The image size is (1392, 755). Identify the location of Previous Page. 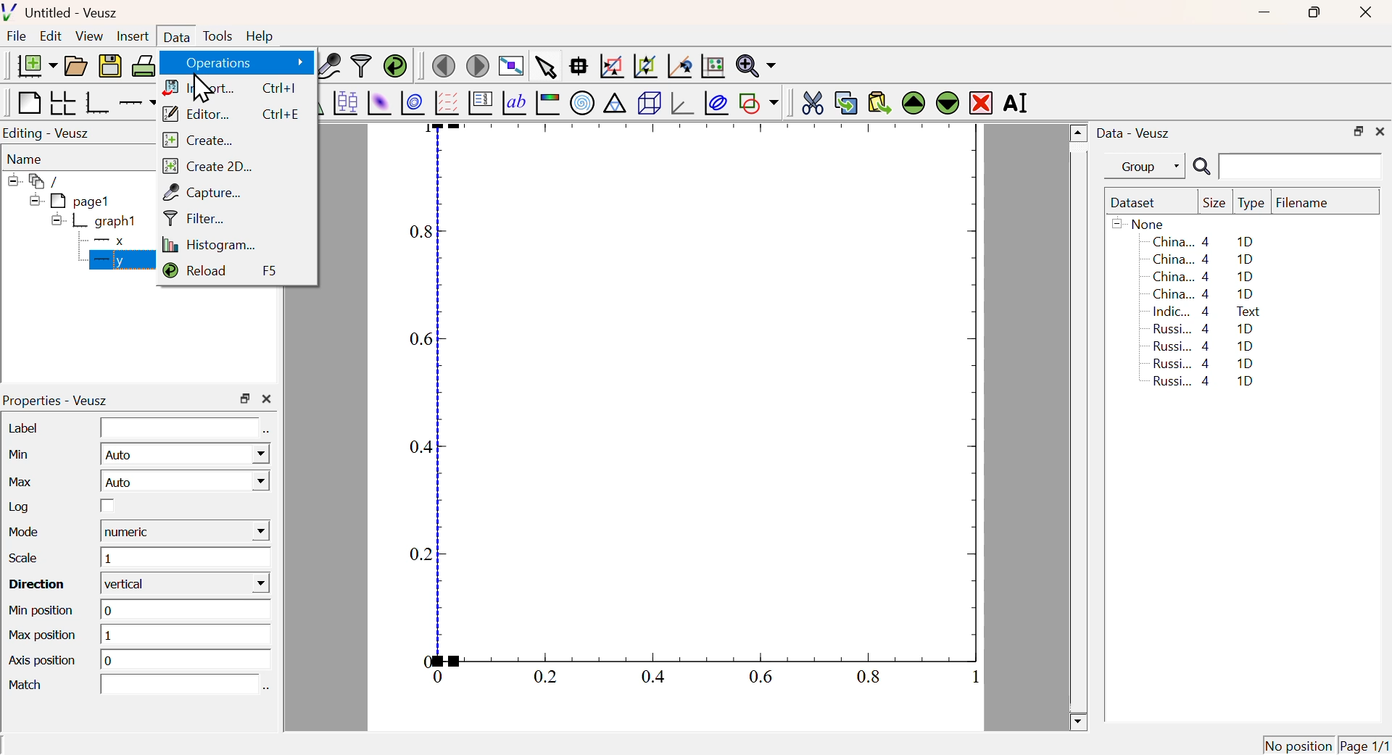
(444, 67).